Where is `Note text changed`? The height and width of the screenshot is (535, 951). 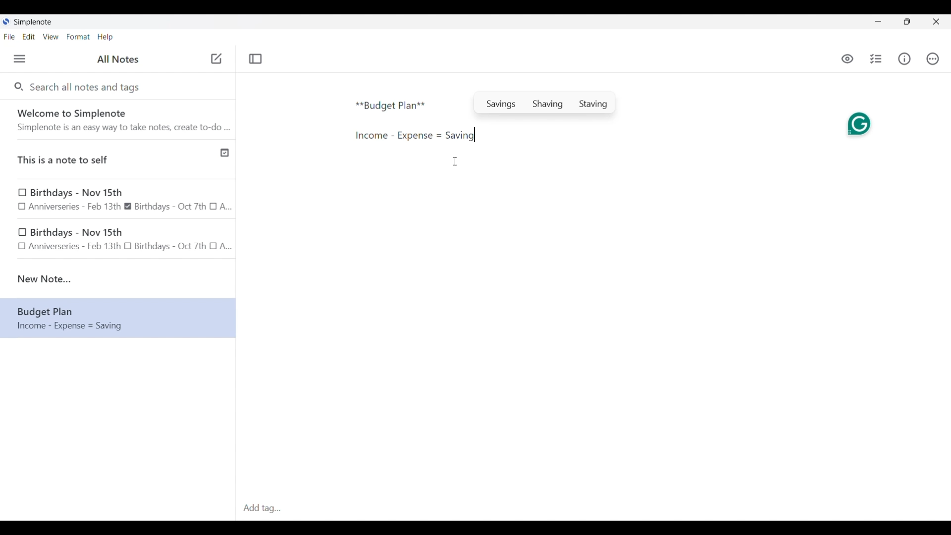 Note text changed is located at coordinates (117, 318).